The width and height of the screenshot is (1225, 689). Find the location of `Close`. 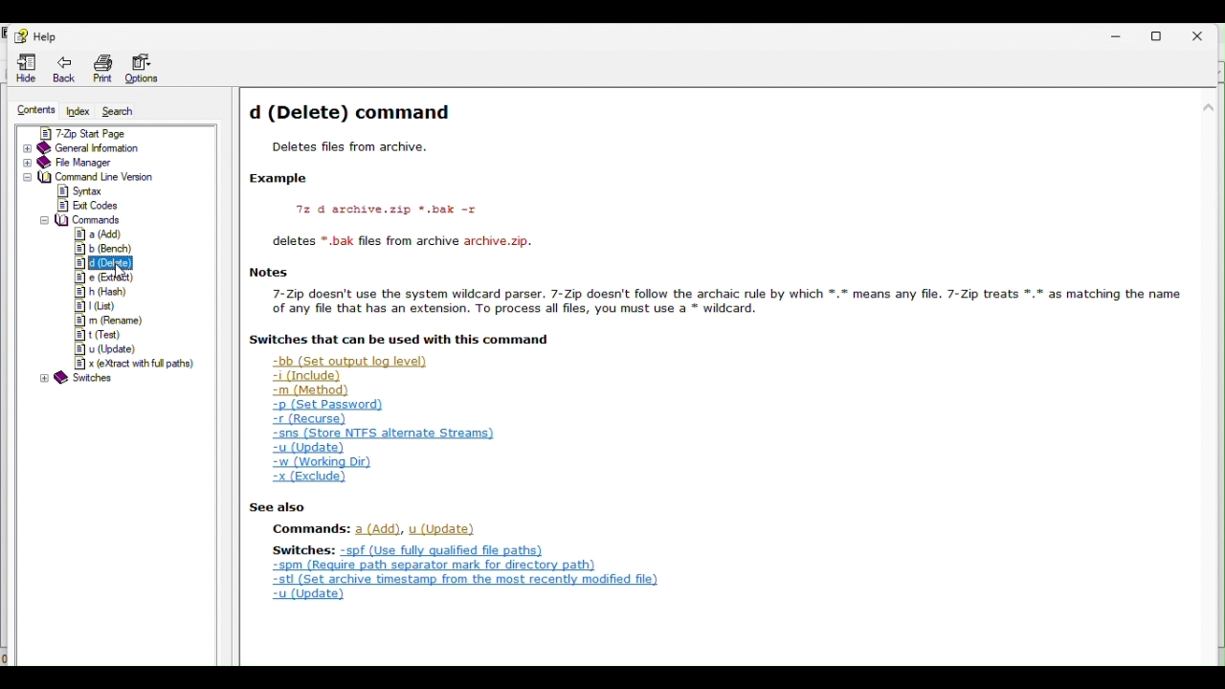

Close is located at coordinates (1208, 32).